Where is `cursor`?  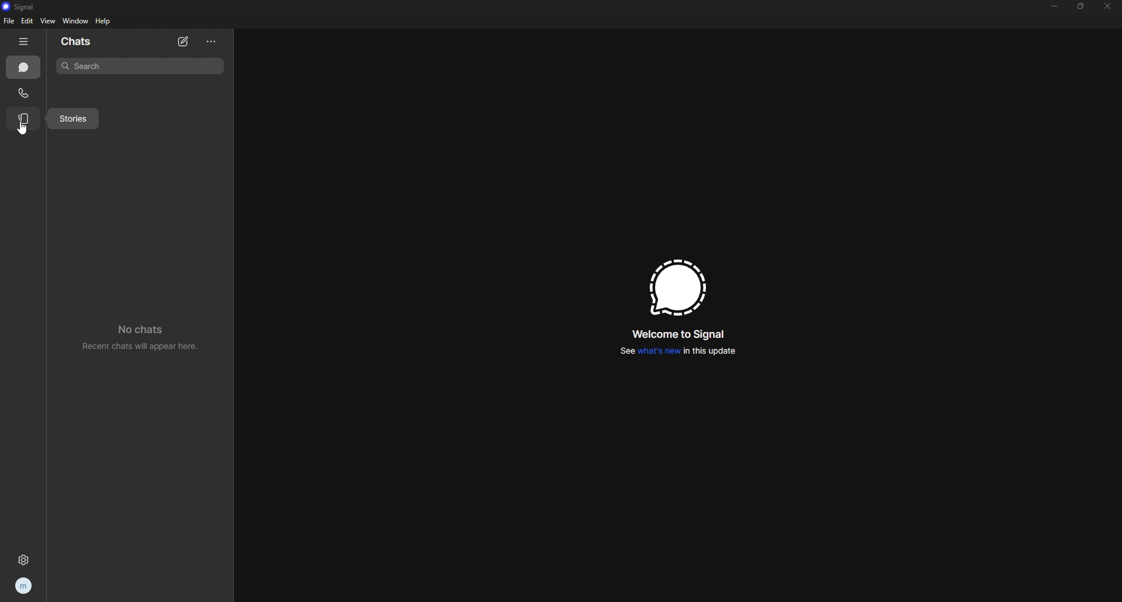
cursor is located at coordinates (23, 128).